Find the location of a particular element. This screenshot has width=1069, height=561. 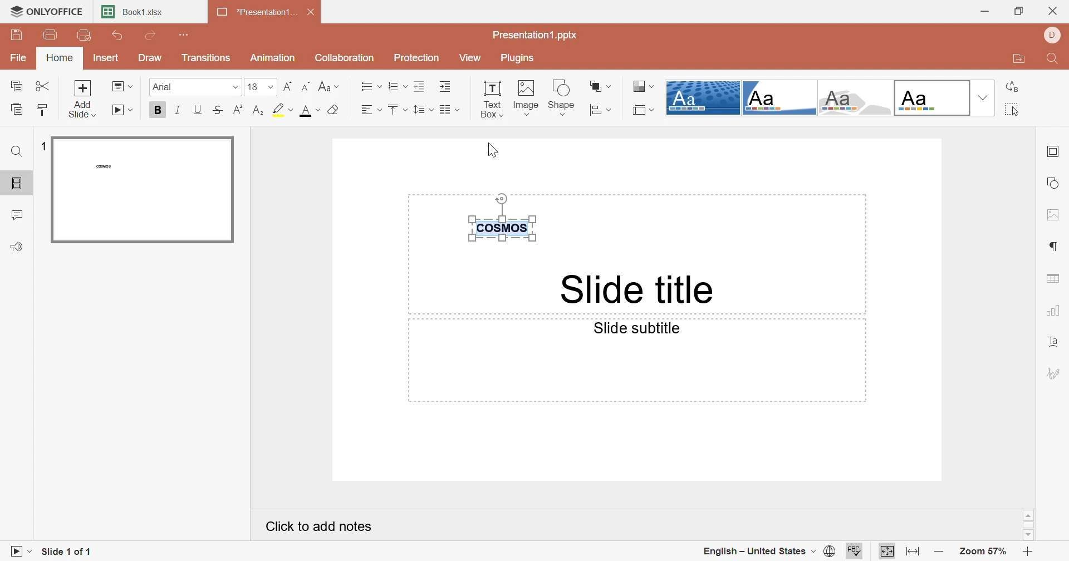

Bullets is located at coordinates (370, 87).